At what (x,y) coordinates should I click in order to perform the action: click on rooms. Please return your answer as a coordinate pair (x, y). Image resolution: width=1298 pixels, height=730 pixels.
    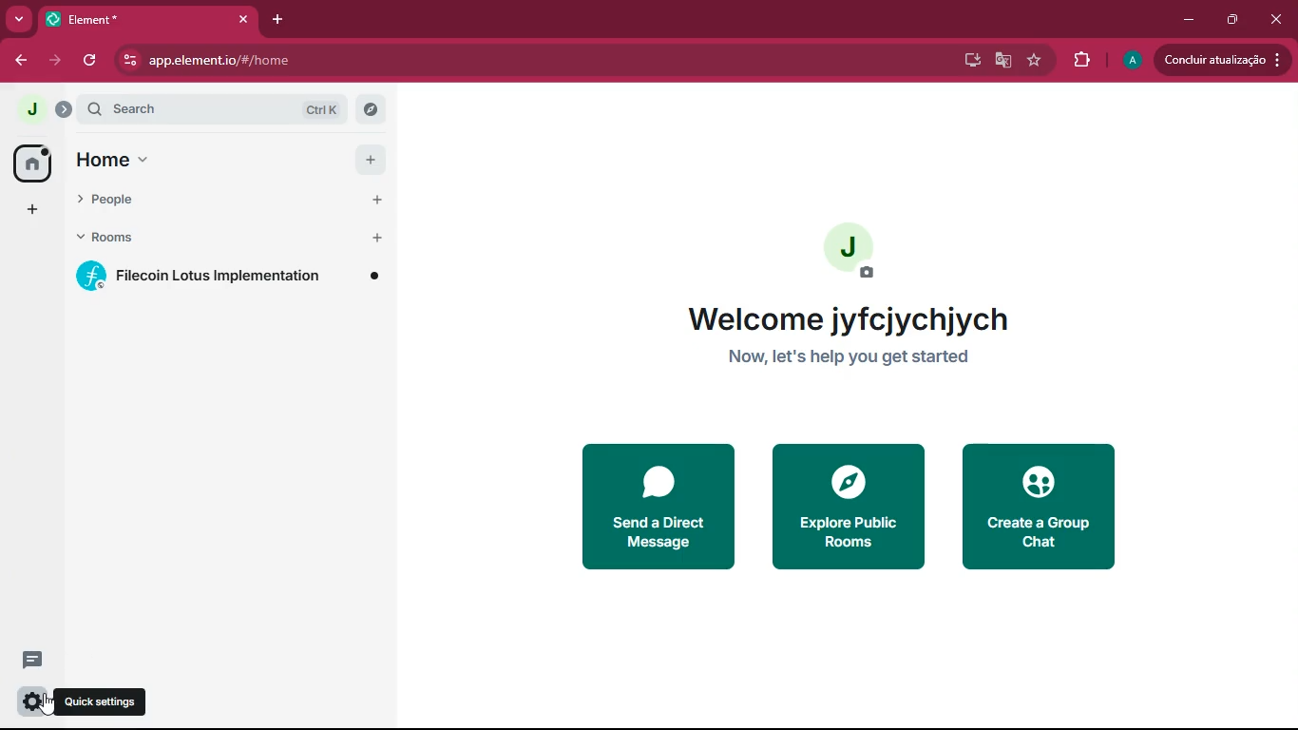
    Looking at the image, I should click on (184, 240).